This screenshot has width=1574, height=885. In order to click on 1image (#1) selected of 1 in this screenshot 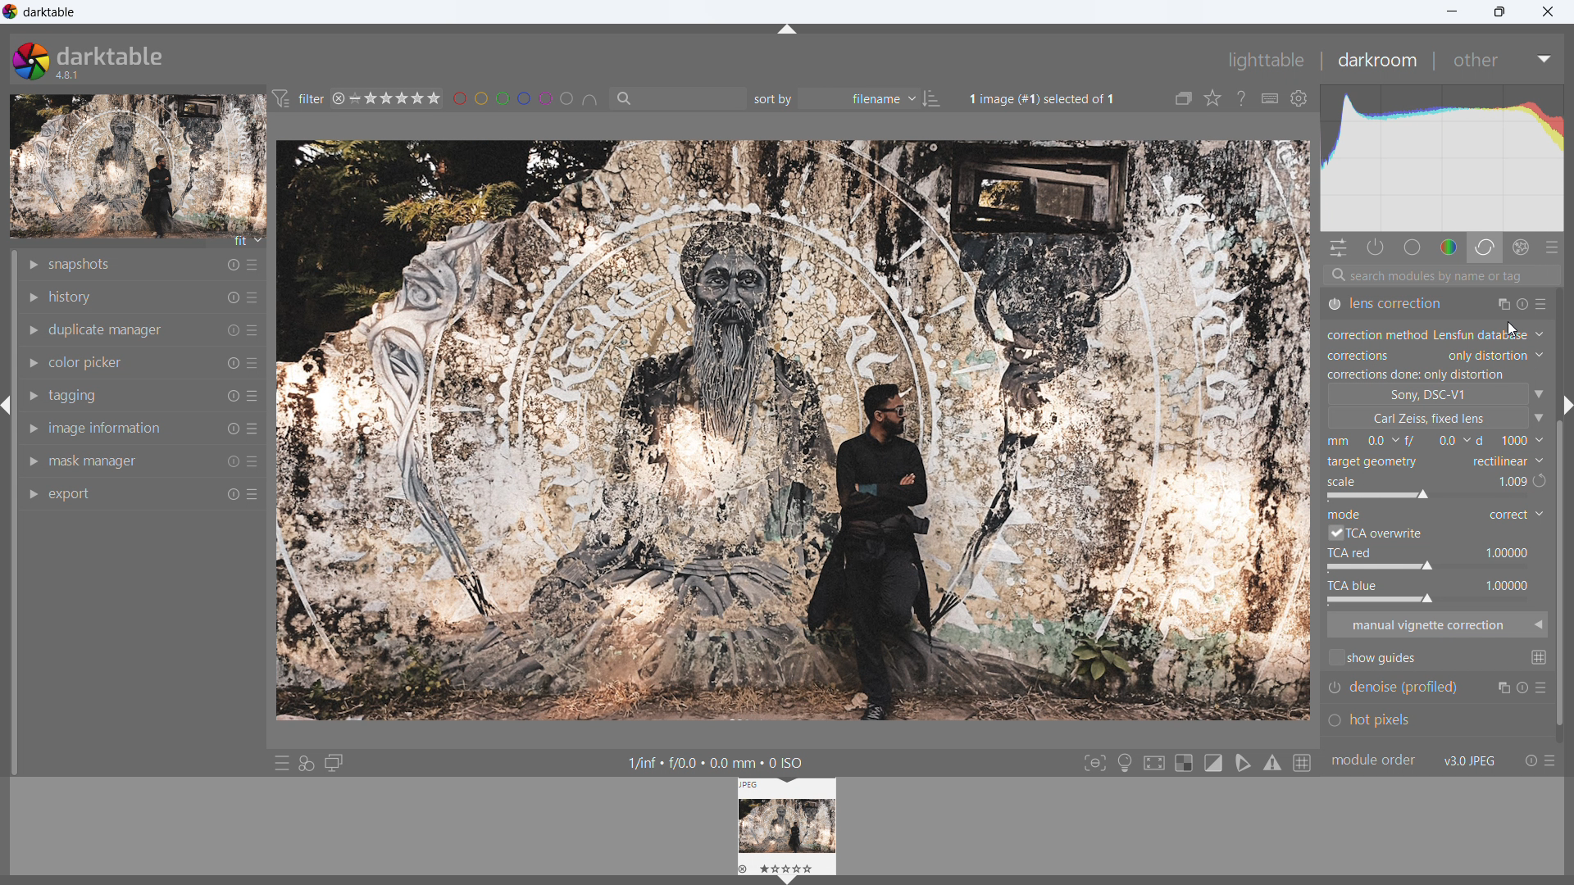, I will do `click(1049, 104)`.